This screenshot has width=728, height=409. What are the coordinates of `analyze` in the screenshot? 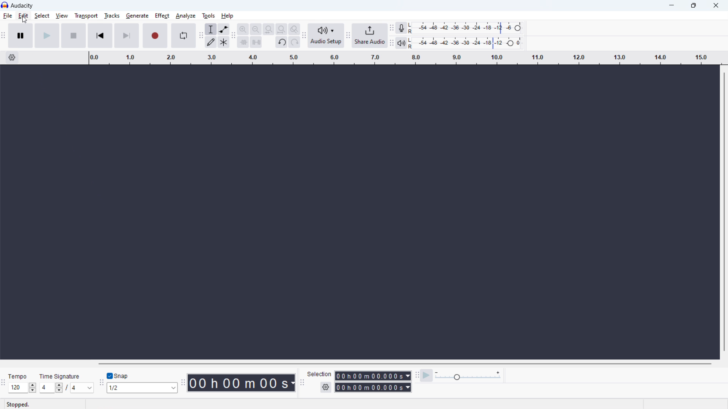 It's located at (186, 16).